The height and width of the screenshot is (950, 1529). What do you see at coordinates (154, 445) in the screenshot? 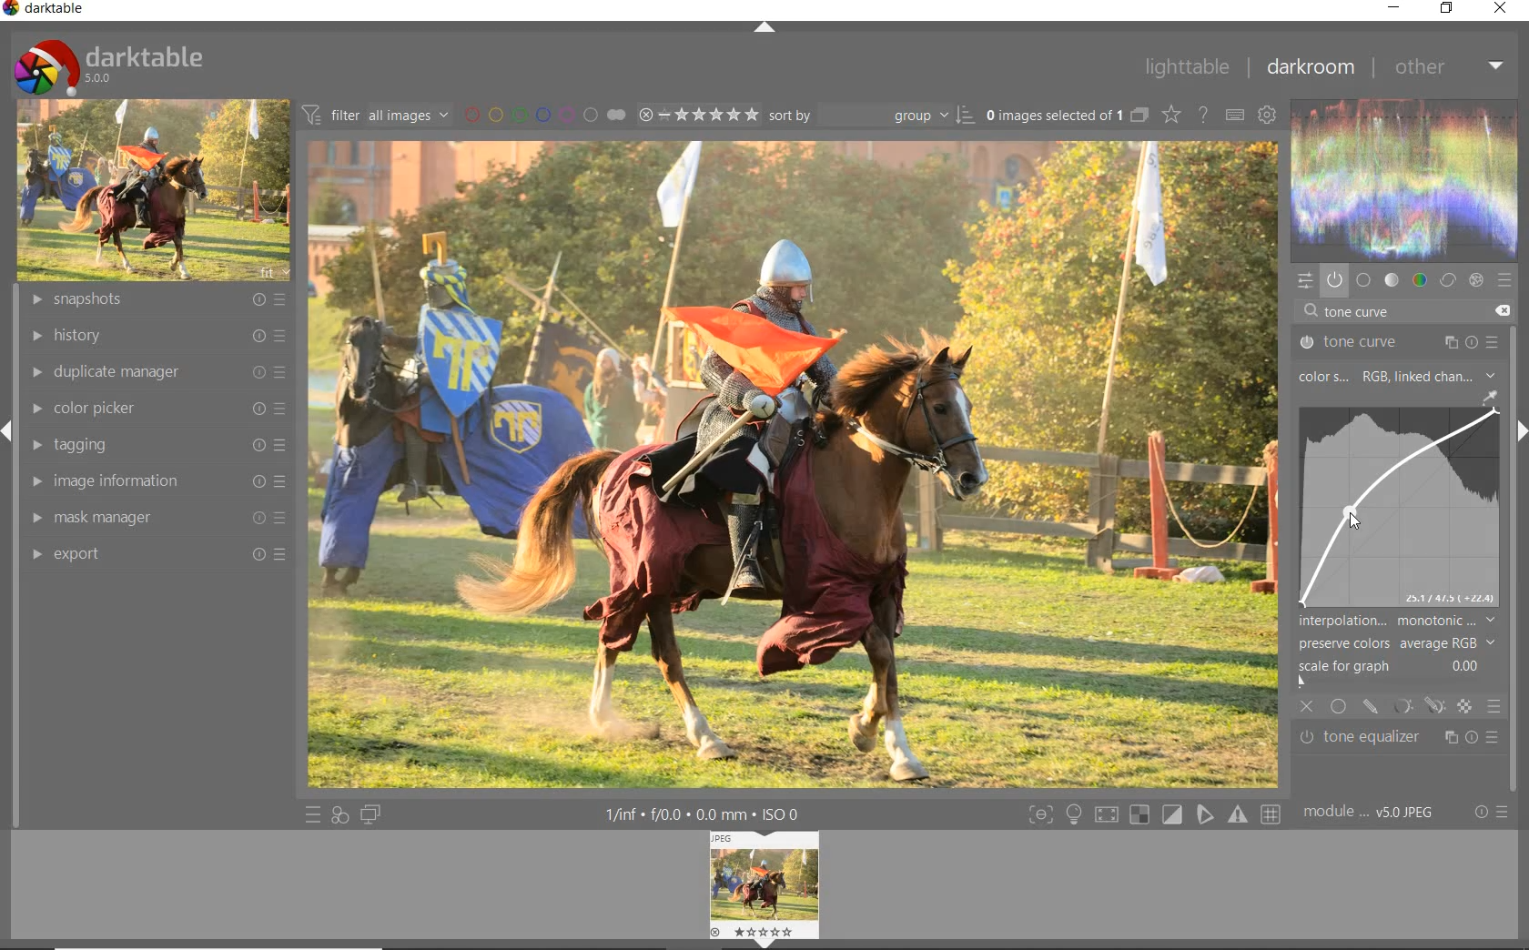
I see `tagging` at bounding box center [154, 445].